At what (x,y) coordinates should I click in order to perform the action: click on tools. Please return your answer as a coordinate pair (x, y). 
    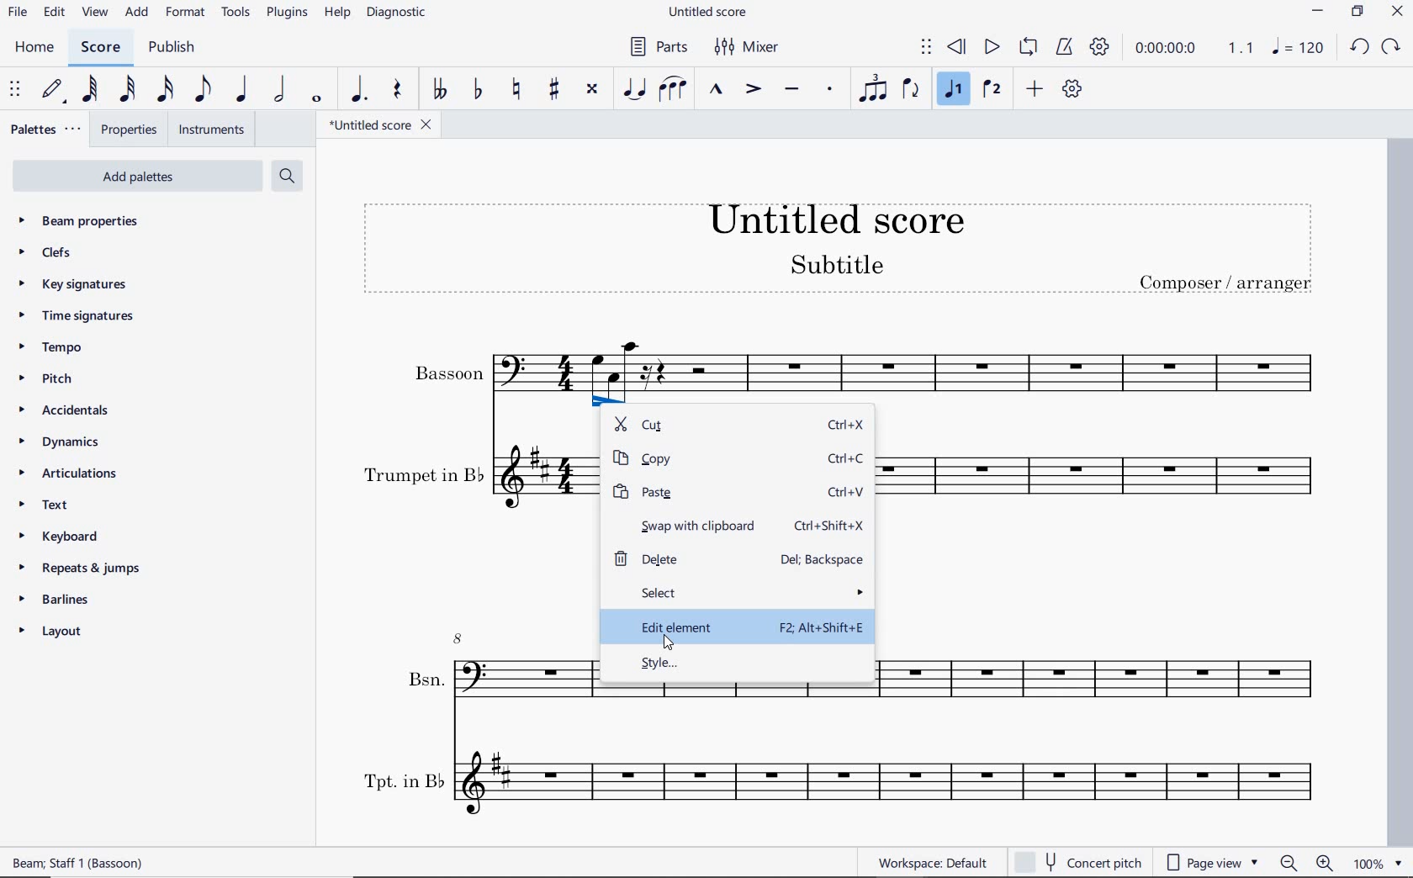
    Looking at the image, I should click on (235, 12).